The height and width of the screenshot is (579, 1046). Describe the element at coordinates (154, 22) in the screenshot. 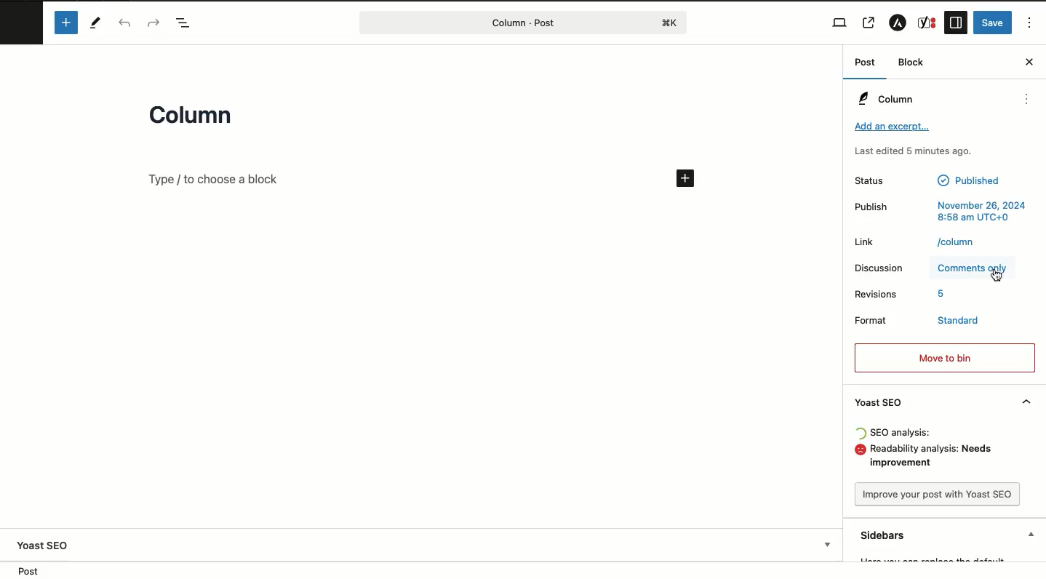

I see `Redo` at that location.